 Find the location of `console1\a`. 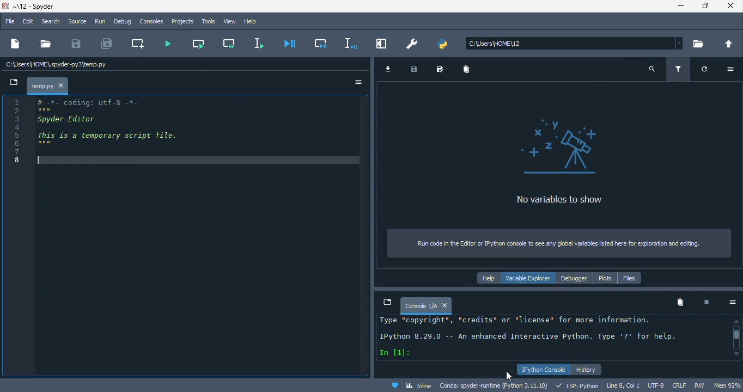

console1\a is located at coordinates (422, 304).